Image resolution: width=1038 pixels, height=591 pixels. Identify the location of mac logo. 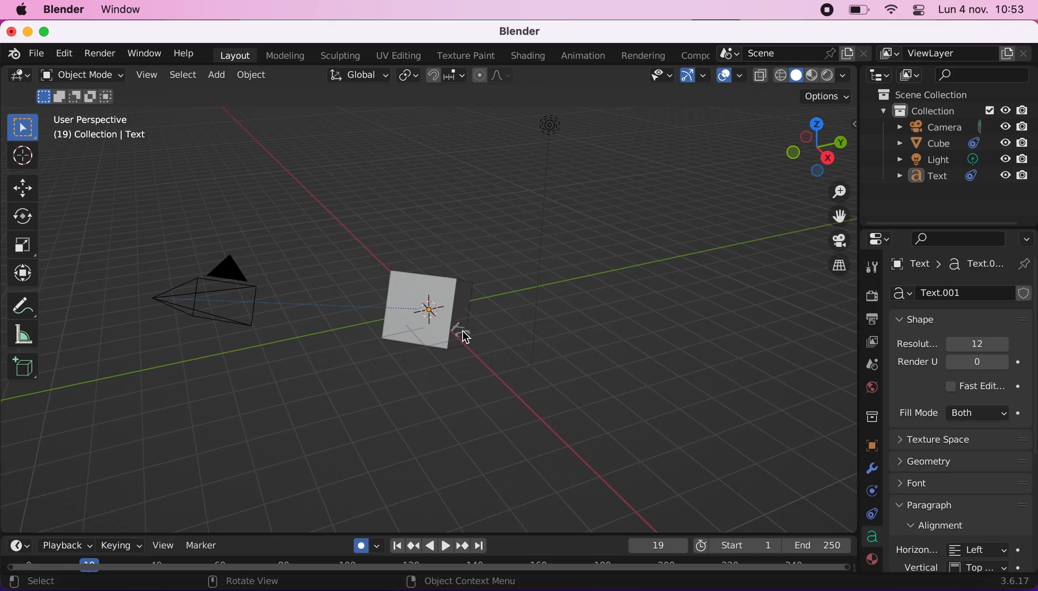
(24, 11).